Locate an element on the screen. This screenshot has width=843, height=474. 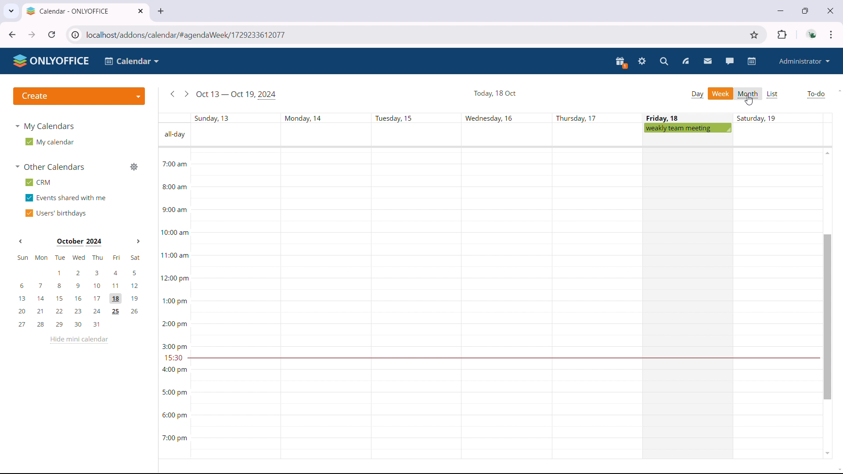
calendar is located at coordinates (750, 61).